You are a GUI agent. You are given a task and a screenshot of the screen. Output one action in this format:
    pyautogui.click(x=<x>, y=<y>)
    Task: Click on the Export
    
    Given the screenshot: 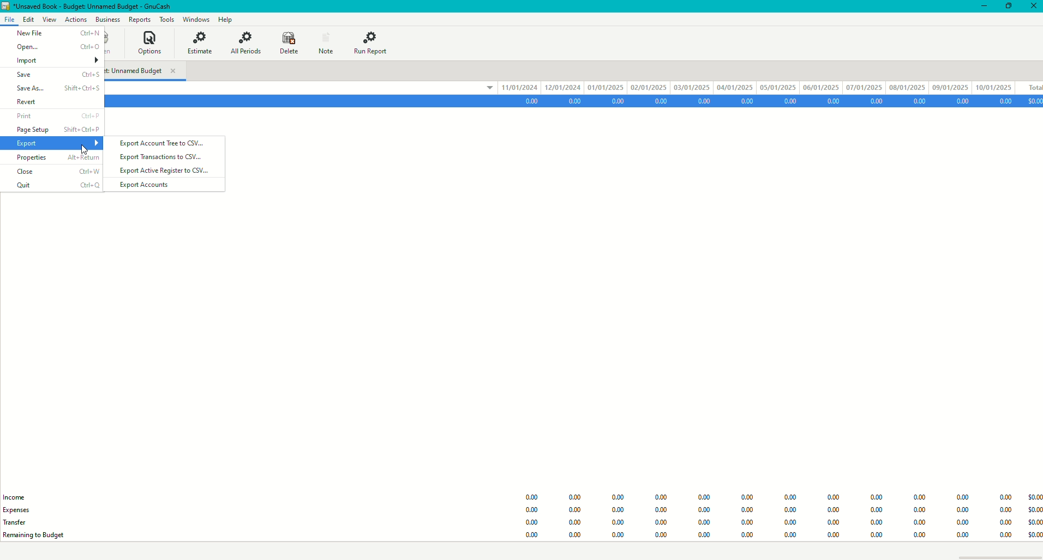 What is the action you would take?
    pyautogui.click(x=53, y=143)
    